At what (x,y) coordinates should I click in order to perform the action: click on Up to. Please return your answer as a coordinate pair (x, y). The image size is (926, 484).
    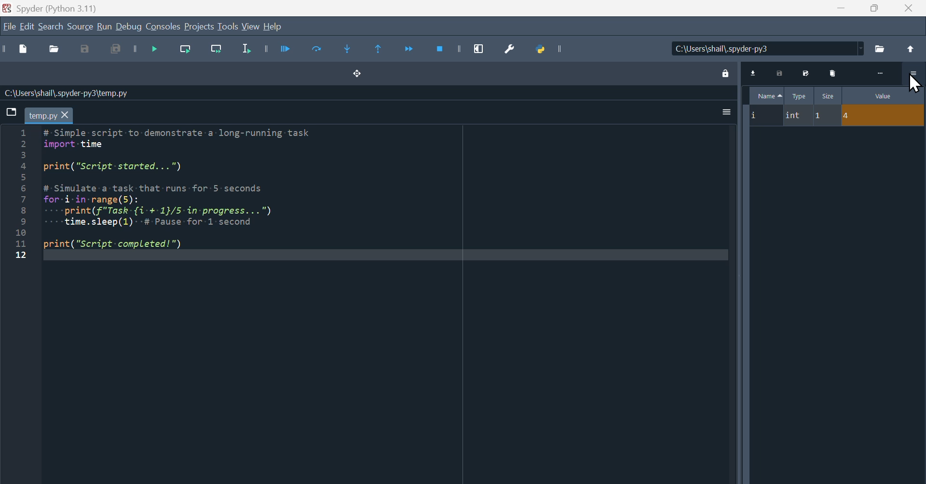
    Looking at the image, I should click on (911, 48).